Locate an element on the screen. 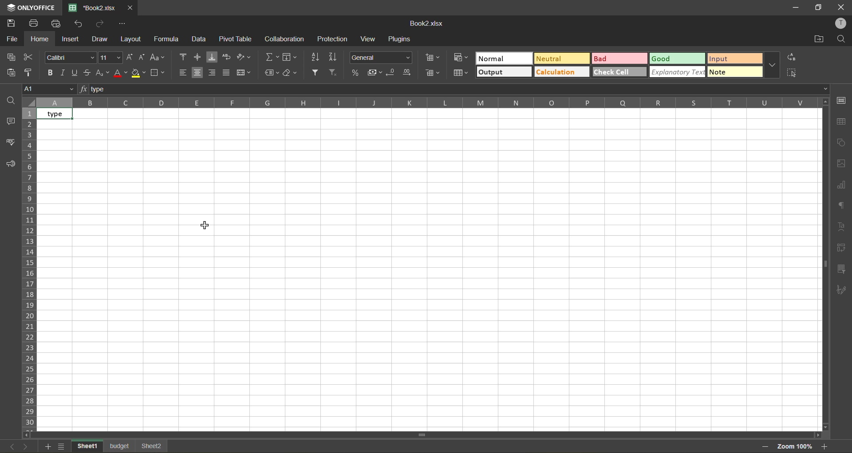  neutral is located at coordinates (561, 59).